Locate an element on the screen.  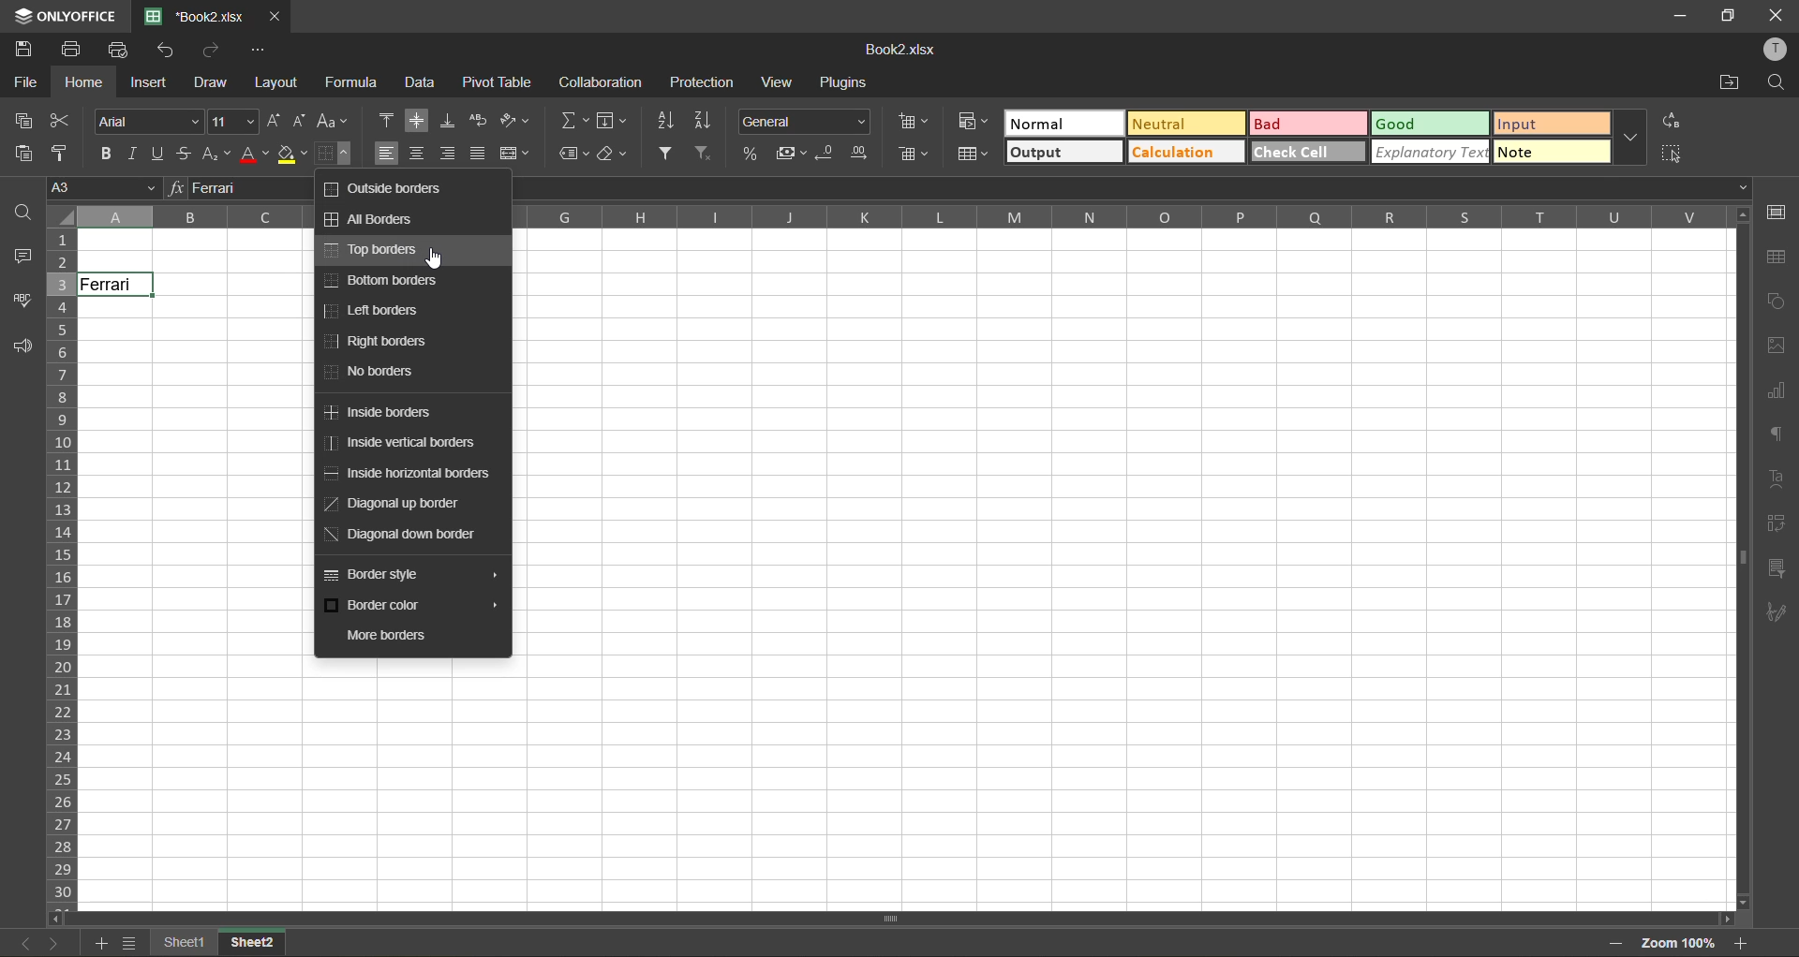
increment size is located at coordinates (275, 120).